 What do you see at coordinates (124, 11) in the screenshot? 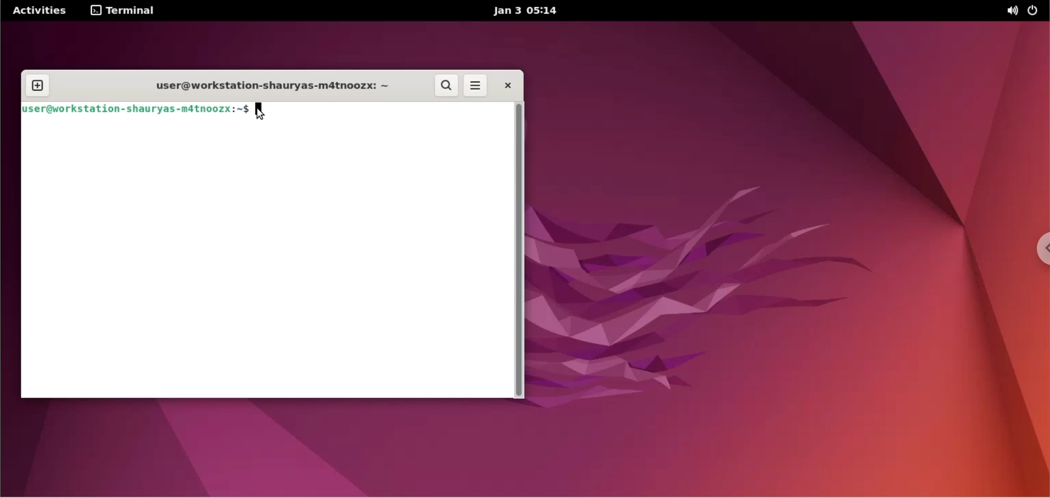
I see `terminal options` at bounding box center [124, 11].